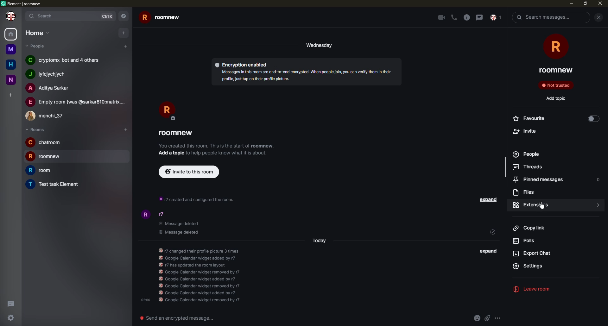 This screenshot has height=326, width=608. I want to click on 7] Threads, so click(529, 167).